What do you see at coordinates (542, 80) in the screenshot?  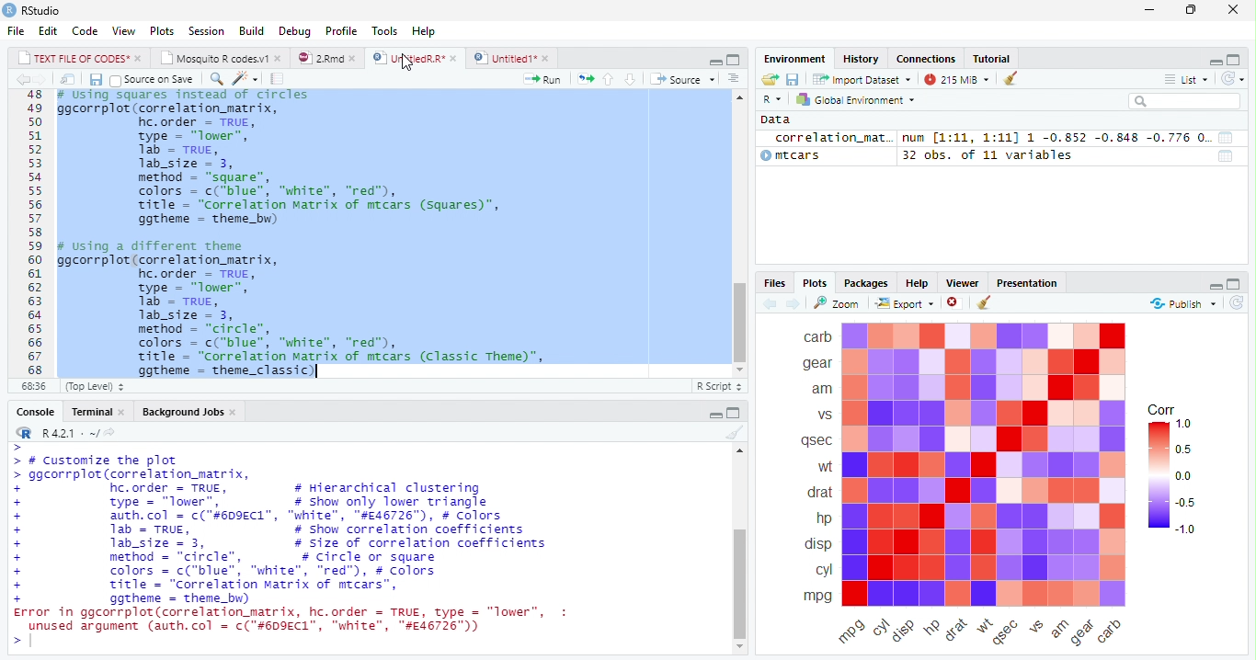 I see ` Run` at bounding box center [542, 80].